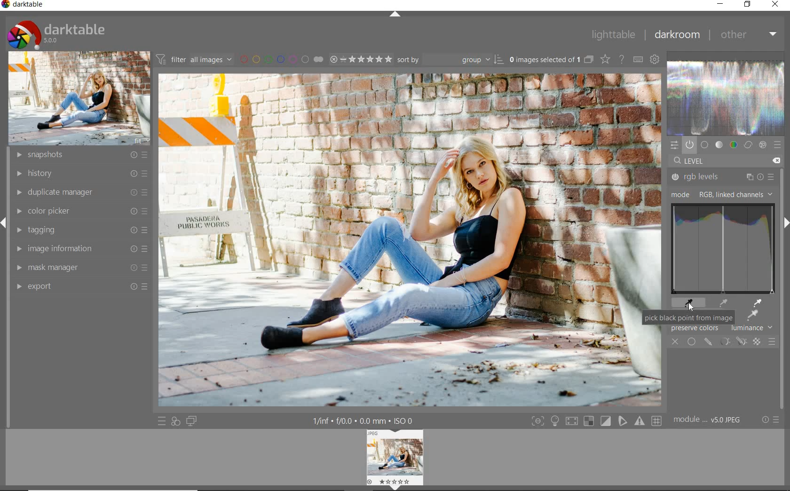 The image size is (790, 491). What do you see at coordinates (690, 144) in the screenshot?
I see `show only active modules` at bounding box center [690, 144].